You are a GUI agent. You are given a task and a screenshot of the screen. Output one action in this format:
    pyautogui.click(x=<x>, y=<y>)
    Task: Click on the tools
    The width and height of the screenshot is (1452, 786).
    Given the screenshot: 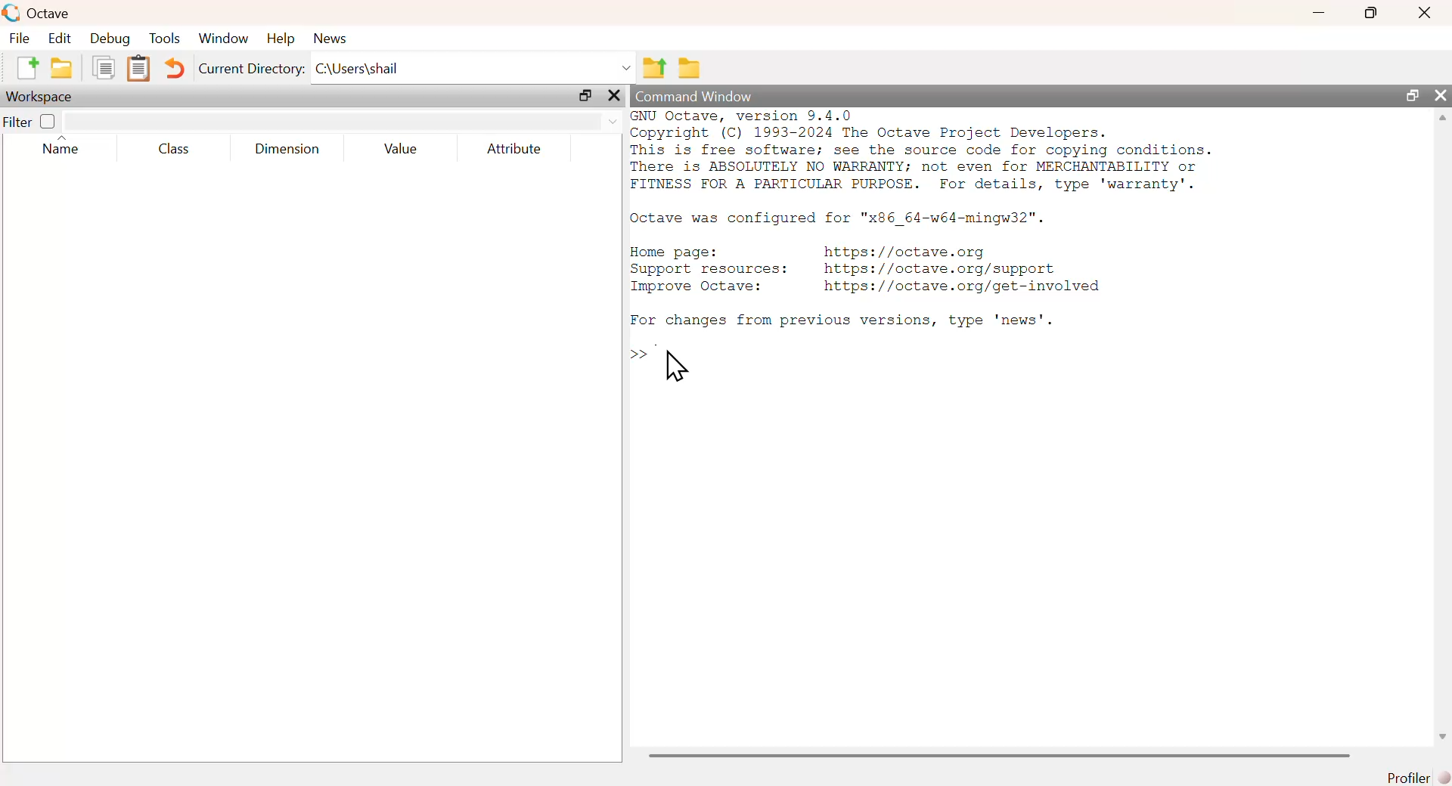 What is the action you would take?
    pyautogui.click(x=166, y=39)
    